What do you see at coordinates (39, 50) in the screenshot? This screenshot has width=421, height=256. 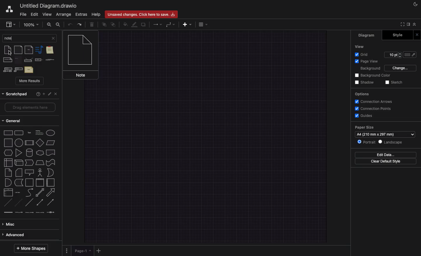 I see `note` at bounding box center [39, 50].